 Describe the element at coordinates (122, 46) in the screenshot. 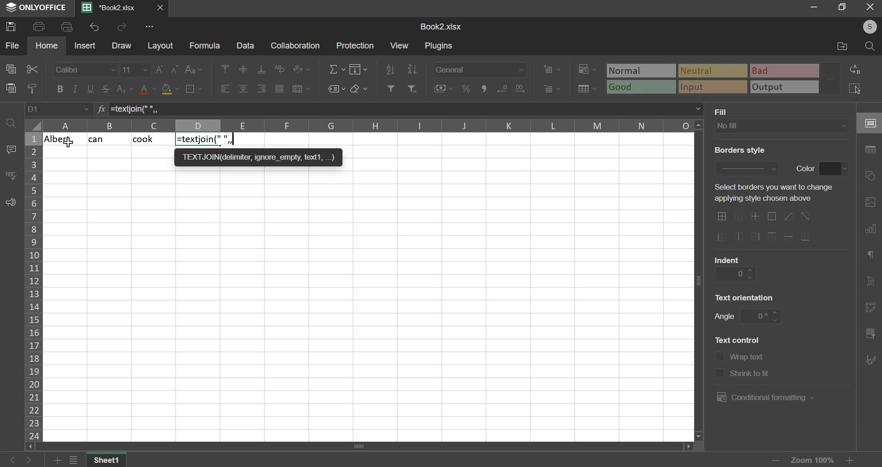

I see `draw` at that location.